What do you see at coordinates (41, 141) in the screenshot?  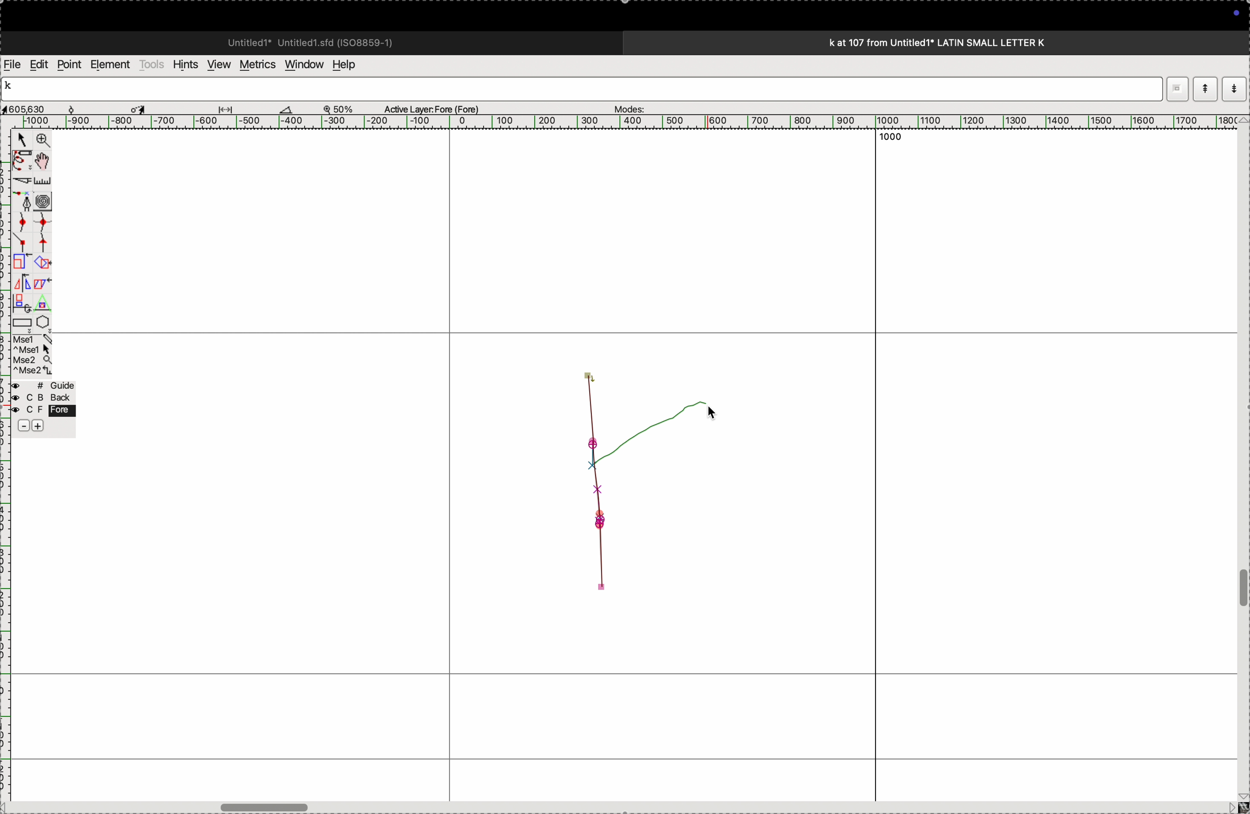 I see `zoom` at bounding box center [41, 141].